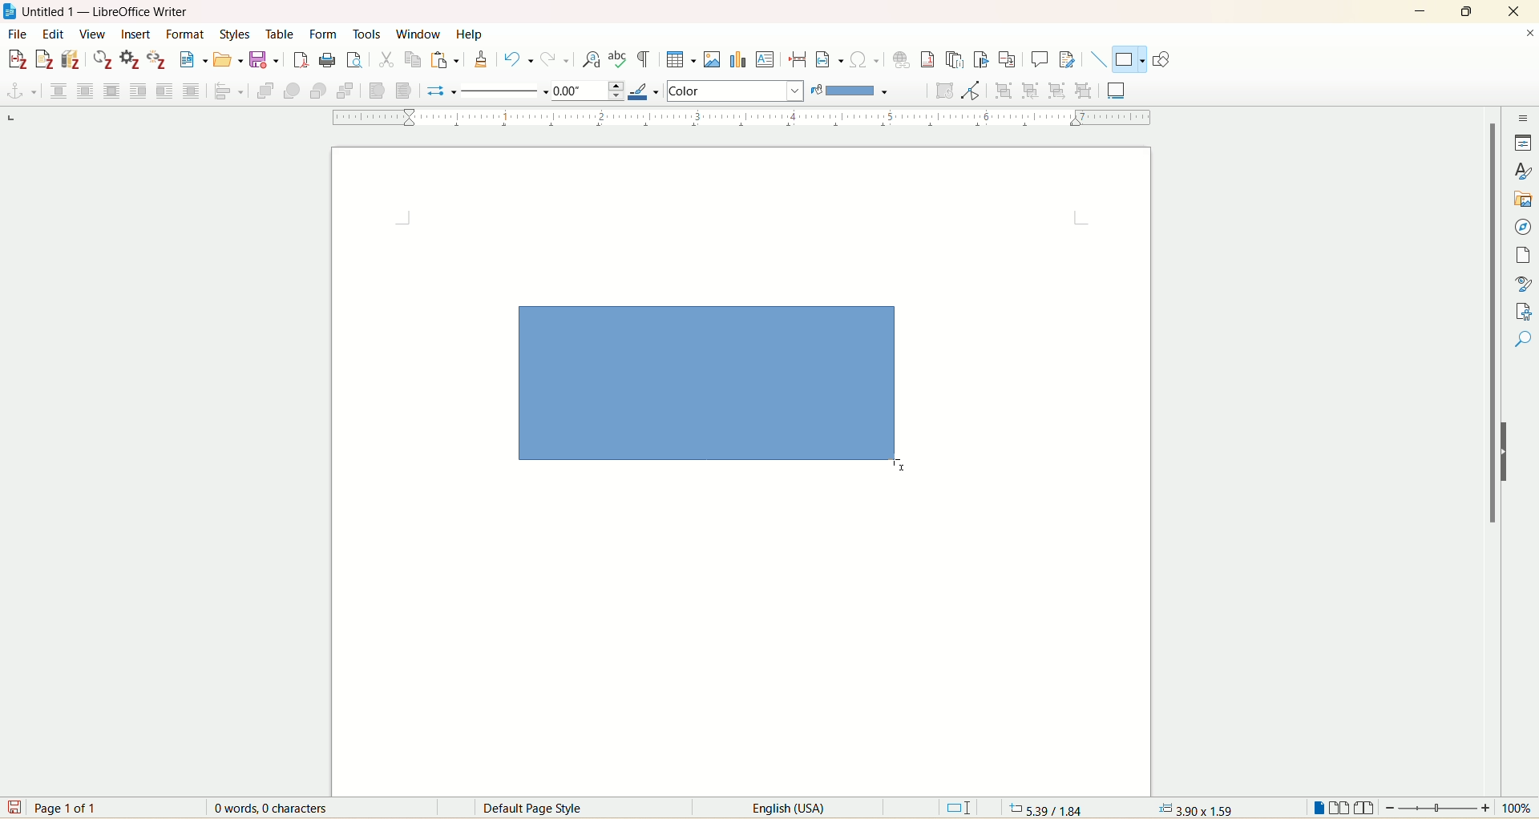  Describe the element at coordinates (1524, 116) in the screenshot. I see `sidebar settings` at that location.